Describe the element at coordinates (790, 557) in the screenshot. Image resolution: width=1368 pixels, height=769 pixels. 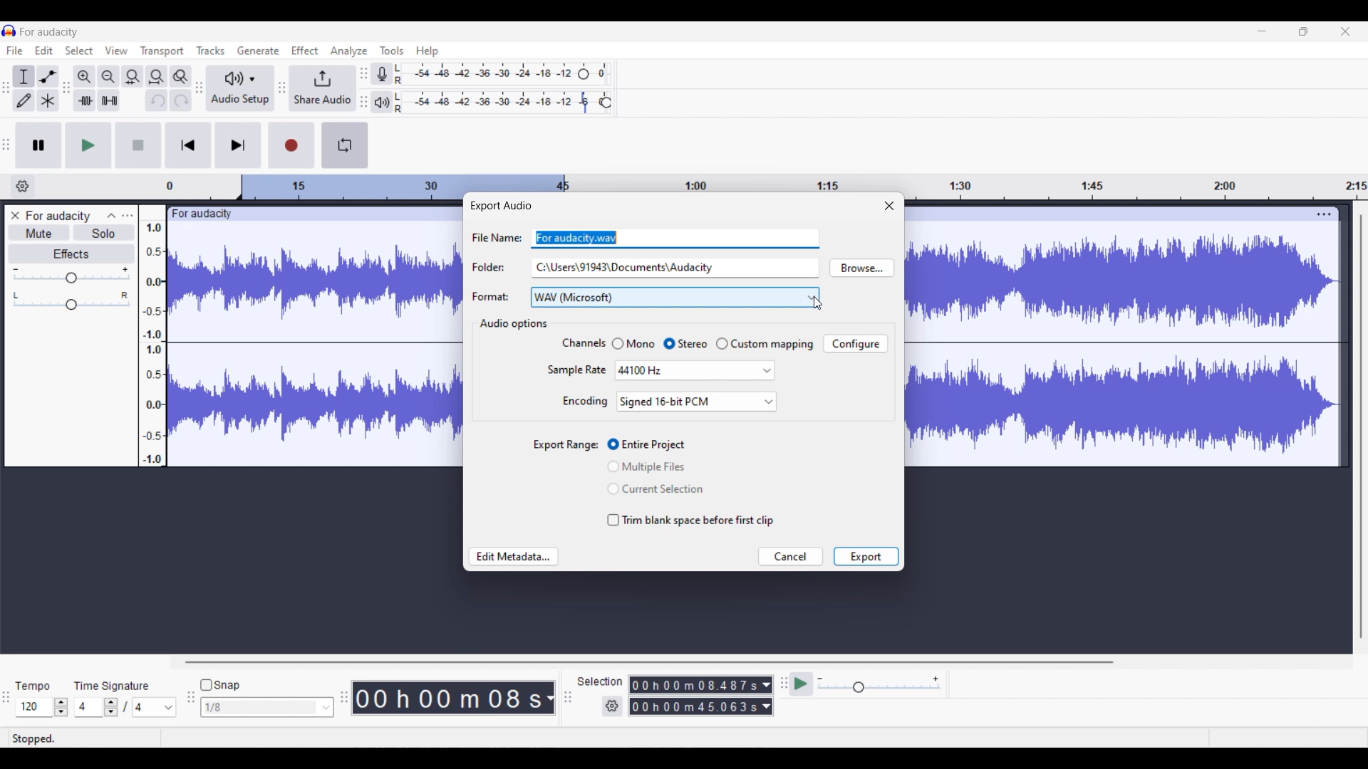
I see `Cancel` at that location.